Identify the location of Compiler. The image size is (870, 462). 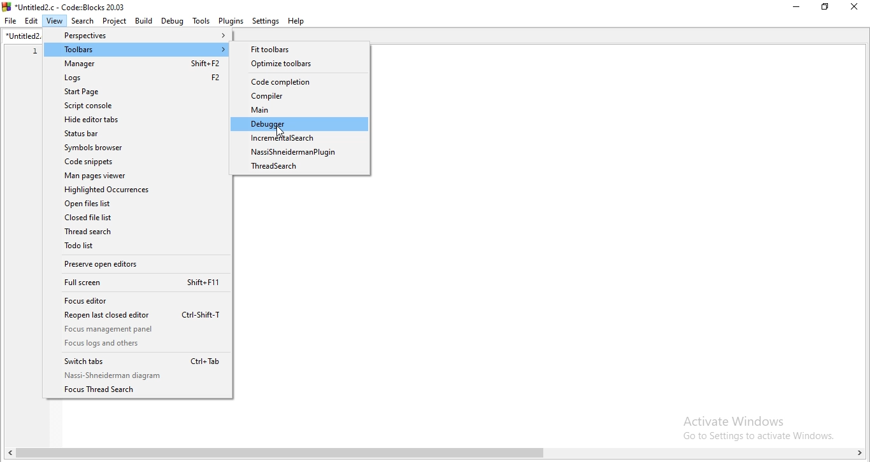
(299, 96).